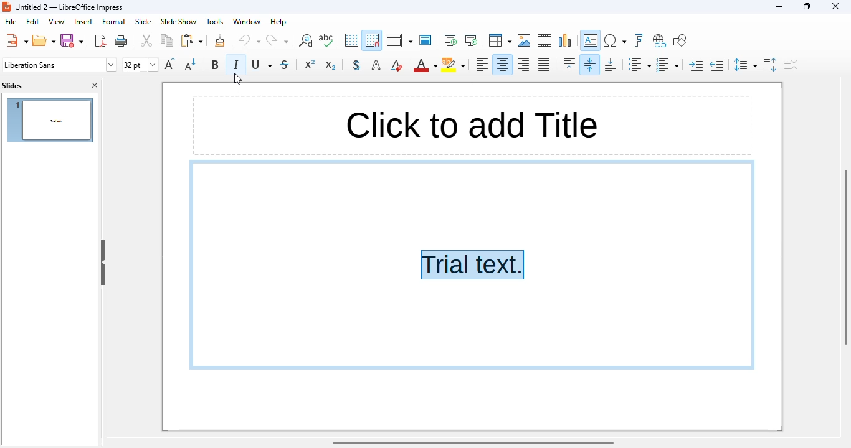 This screenshot has width=851, height=448. I want to click on close pane, so click(95, 85).